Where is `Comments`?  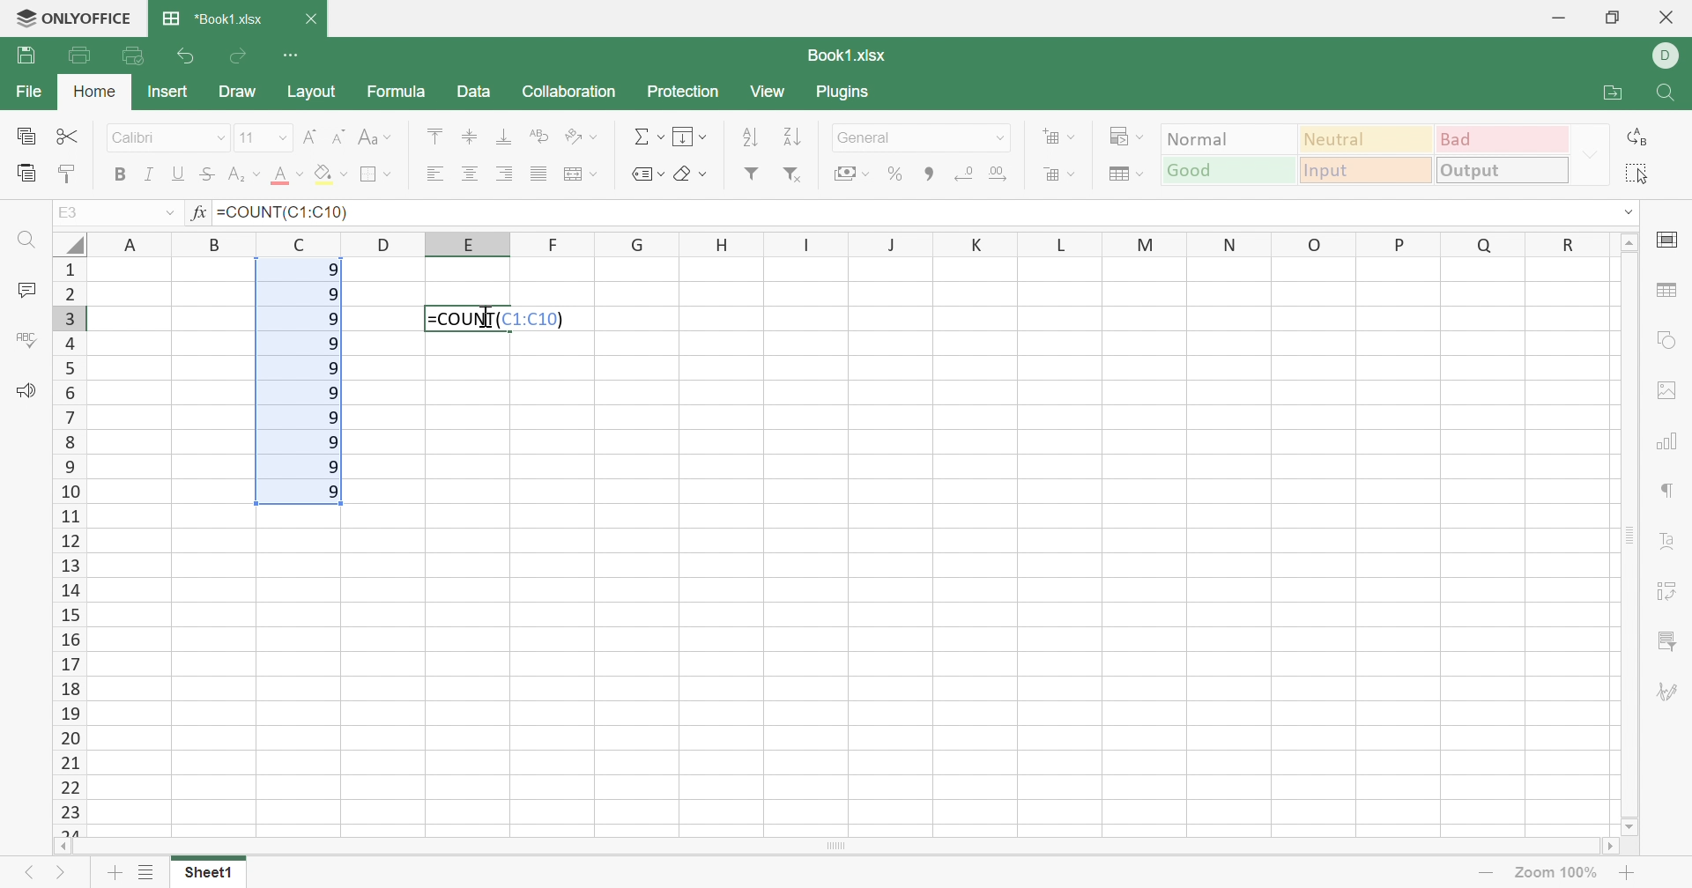 Comments is located at coordinates (28, 289).